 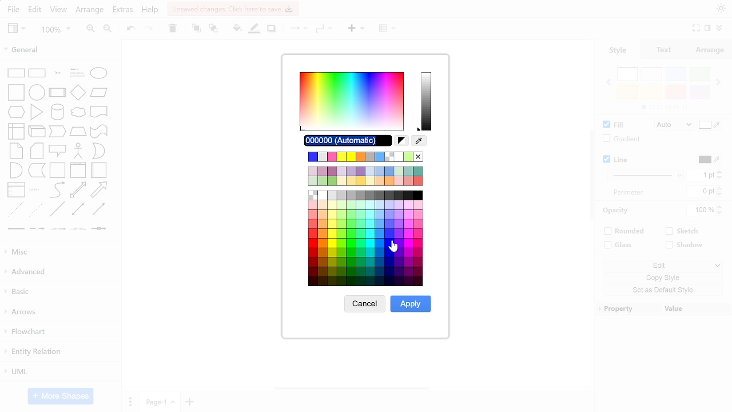 I want to click on arrange, so click(x=89, y=11).